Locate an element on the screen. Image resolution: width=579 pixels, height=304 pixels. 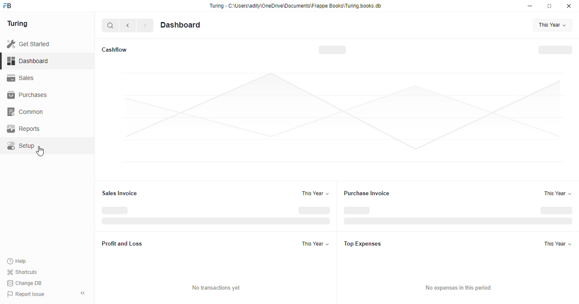
search is located at coordinates (111, 25).